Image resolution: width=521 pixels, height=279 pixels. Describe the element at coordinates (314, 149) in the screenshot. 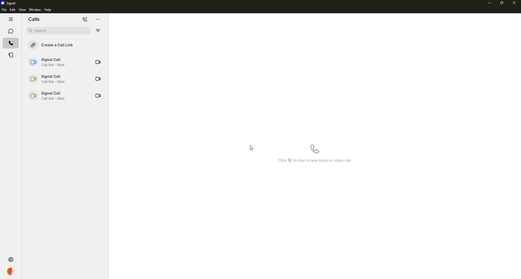

I see `start a voice call` at that location.